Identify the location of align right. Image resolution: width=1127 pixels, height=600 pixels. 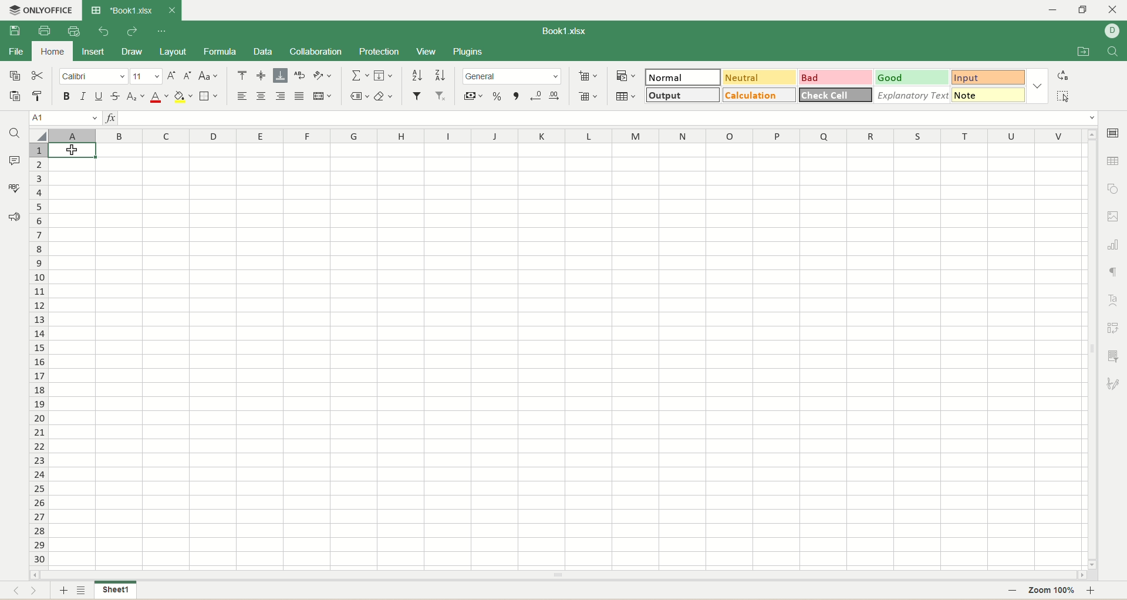
(281, 96).